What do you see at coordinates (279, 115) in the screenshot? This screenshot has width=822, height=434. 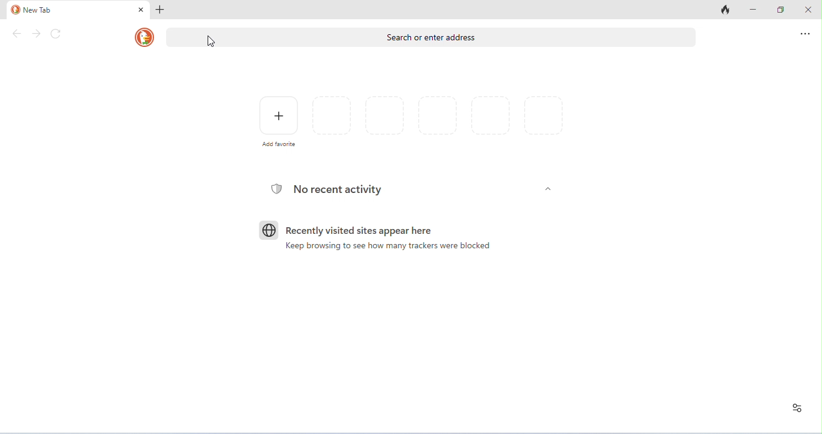 I see `add favorite` at bounding box center [279, 115].